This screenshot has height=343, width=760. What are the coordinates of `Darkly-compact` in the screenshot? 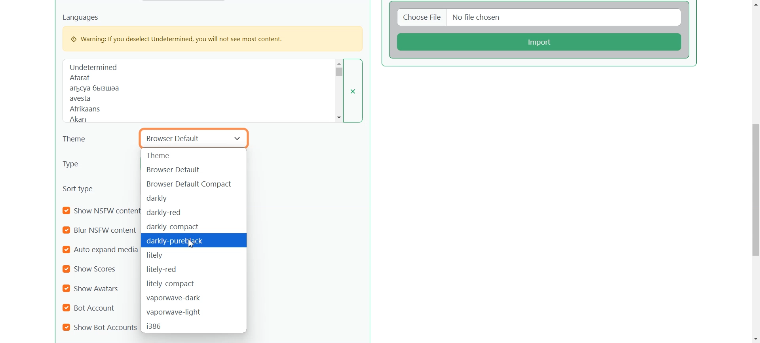 It's located at (193, 226).